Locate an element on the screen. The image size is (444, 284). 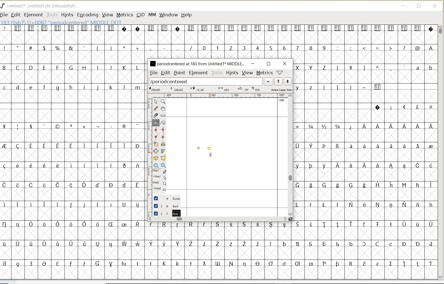
guide is located at coordinates (165, 199).